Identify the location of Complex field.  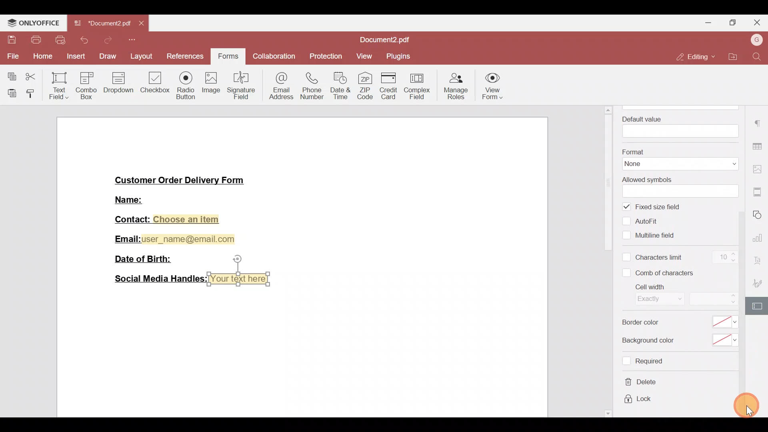
(419, 84).